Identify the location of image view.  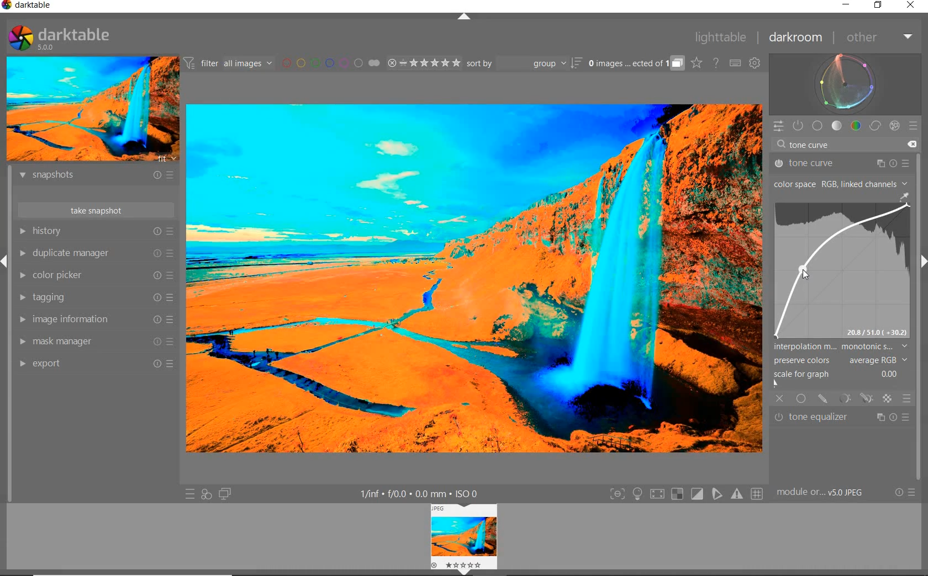
(460, 535).